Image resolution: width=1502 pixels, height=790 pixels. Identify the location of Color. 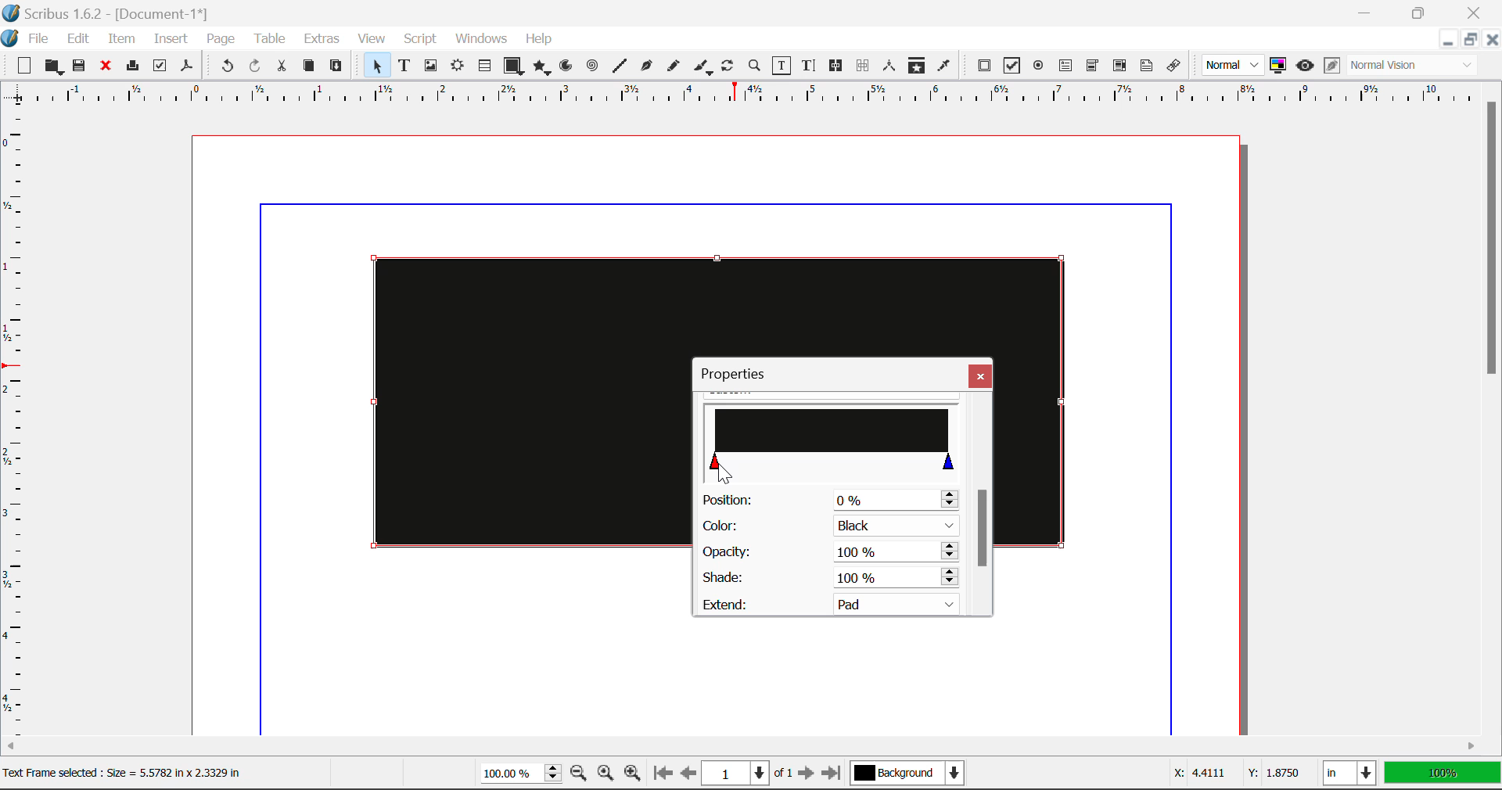
(828, 526).